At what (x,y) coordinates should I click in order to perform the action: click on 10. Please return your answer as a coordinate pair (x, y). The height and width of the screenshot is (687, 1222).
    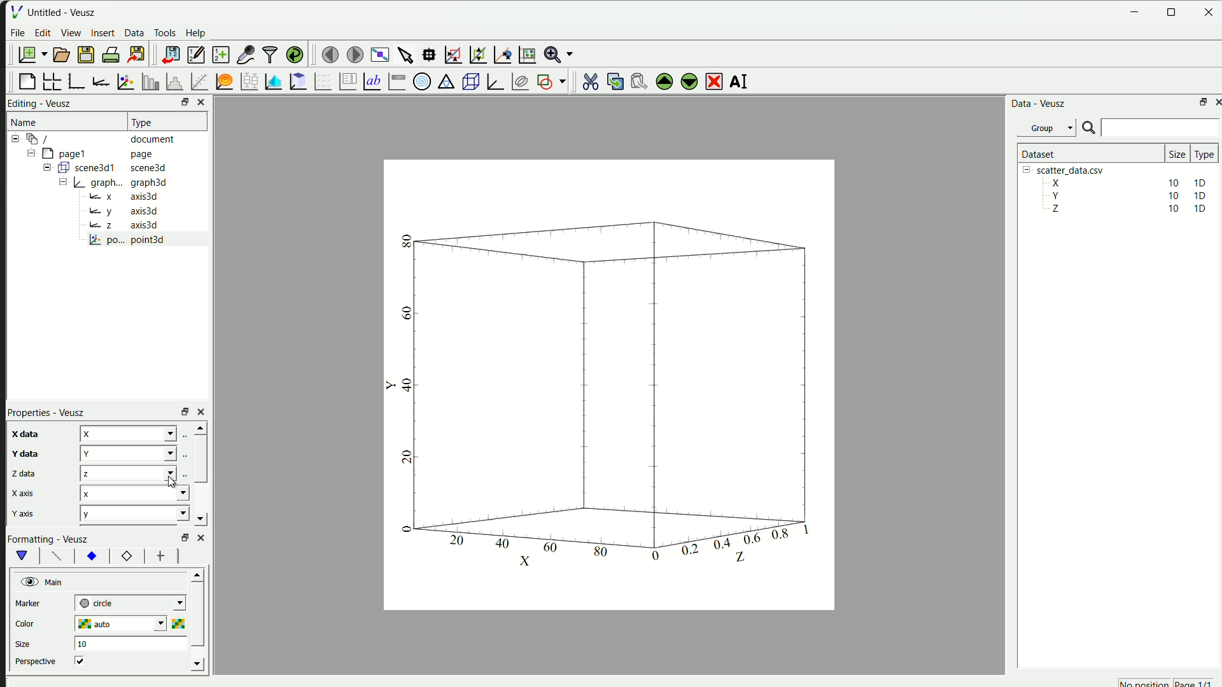
    Looking at the image, I should click on (81, 644).